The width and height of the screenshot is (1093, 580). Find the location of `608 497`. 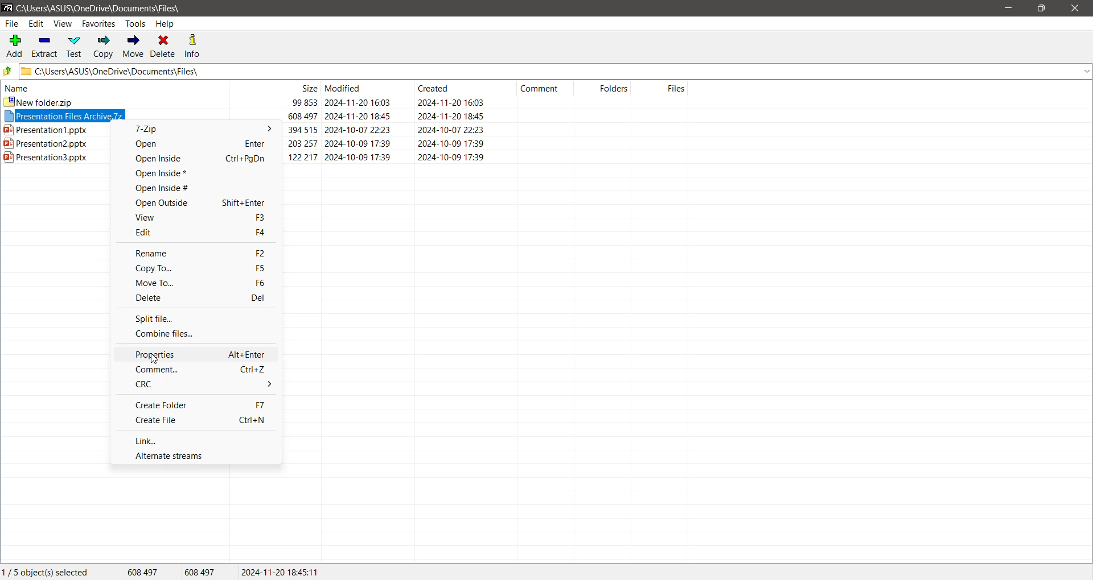

608 497 is located at coordinates (141, 571).